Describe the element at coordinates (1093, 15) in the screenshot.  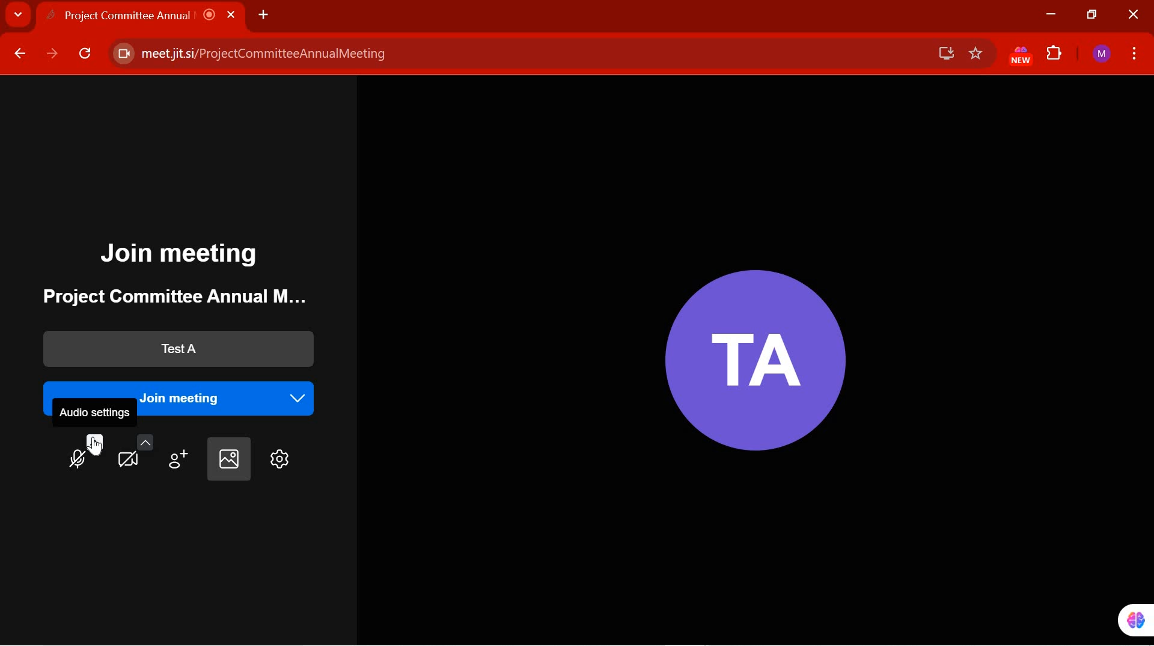
I see `RESTORE DOWN` at that location.